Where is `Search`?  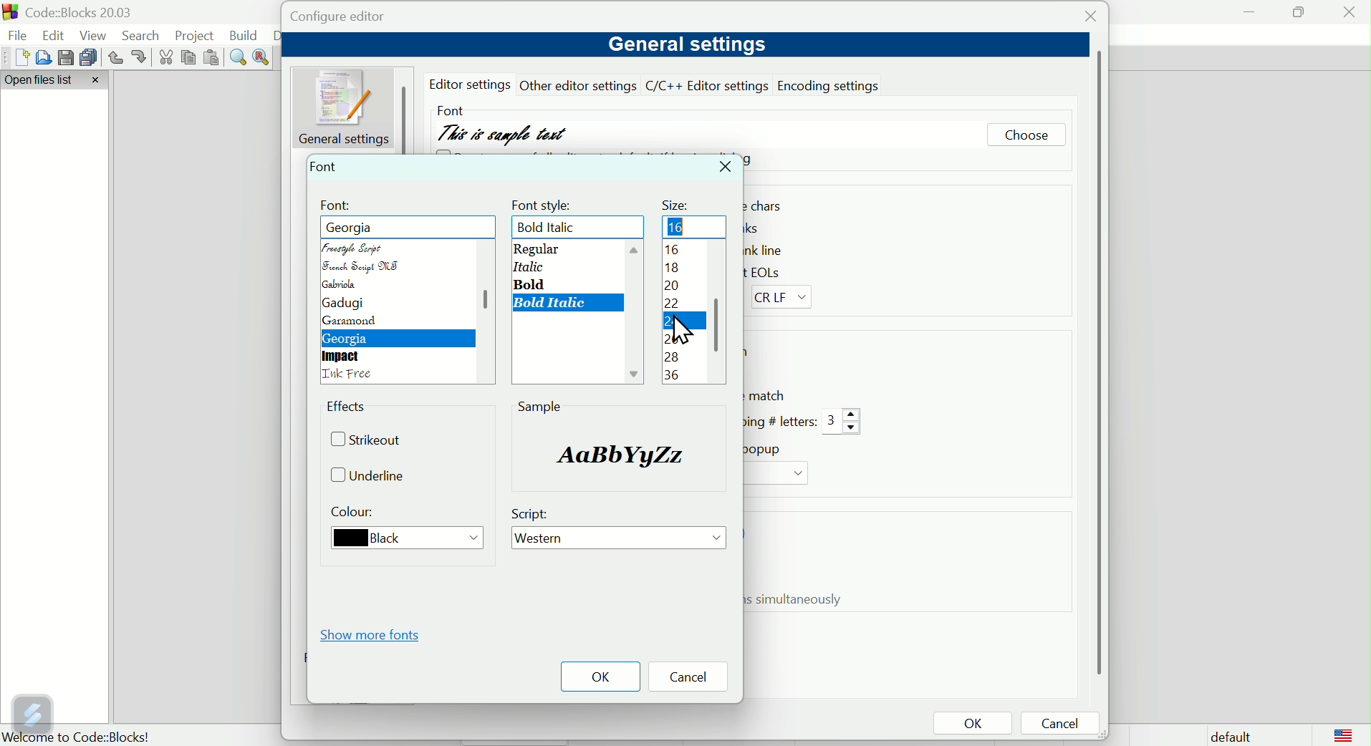 Search is located at coordinates (145, 36).